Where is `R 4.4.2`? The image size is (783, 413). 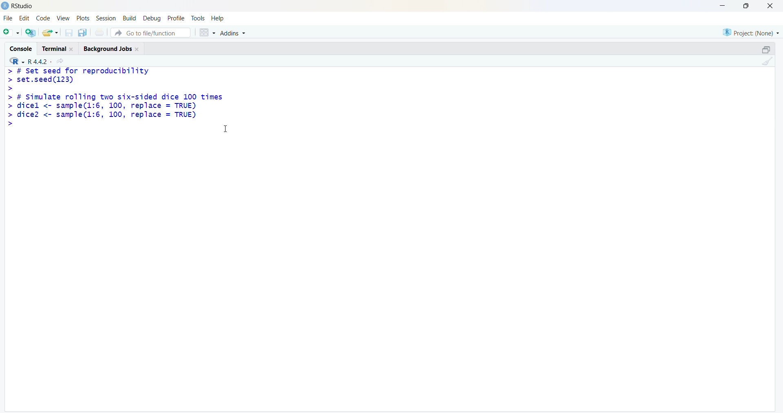
R 4.4.2 is located at coordinates (40, 62).